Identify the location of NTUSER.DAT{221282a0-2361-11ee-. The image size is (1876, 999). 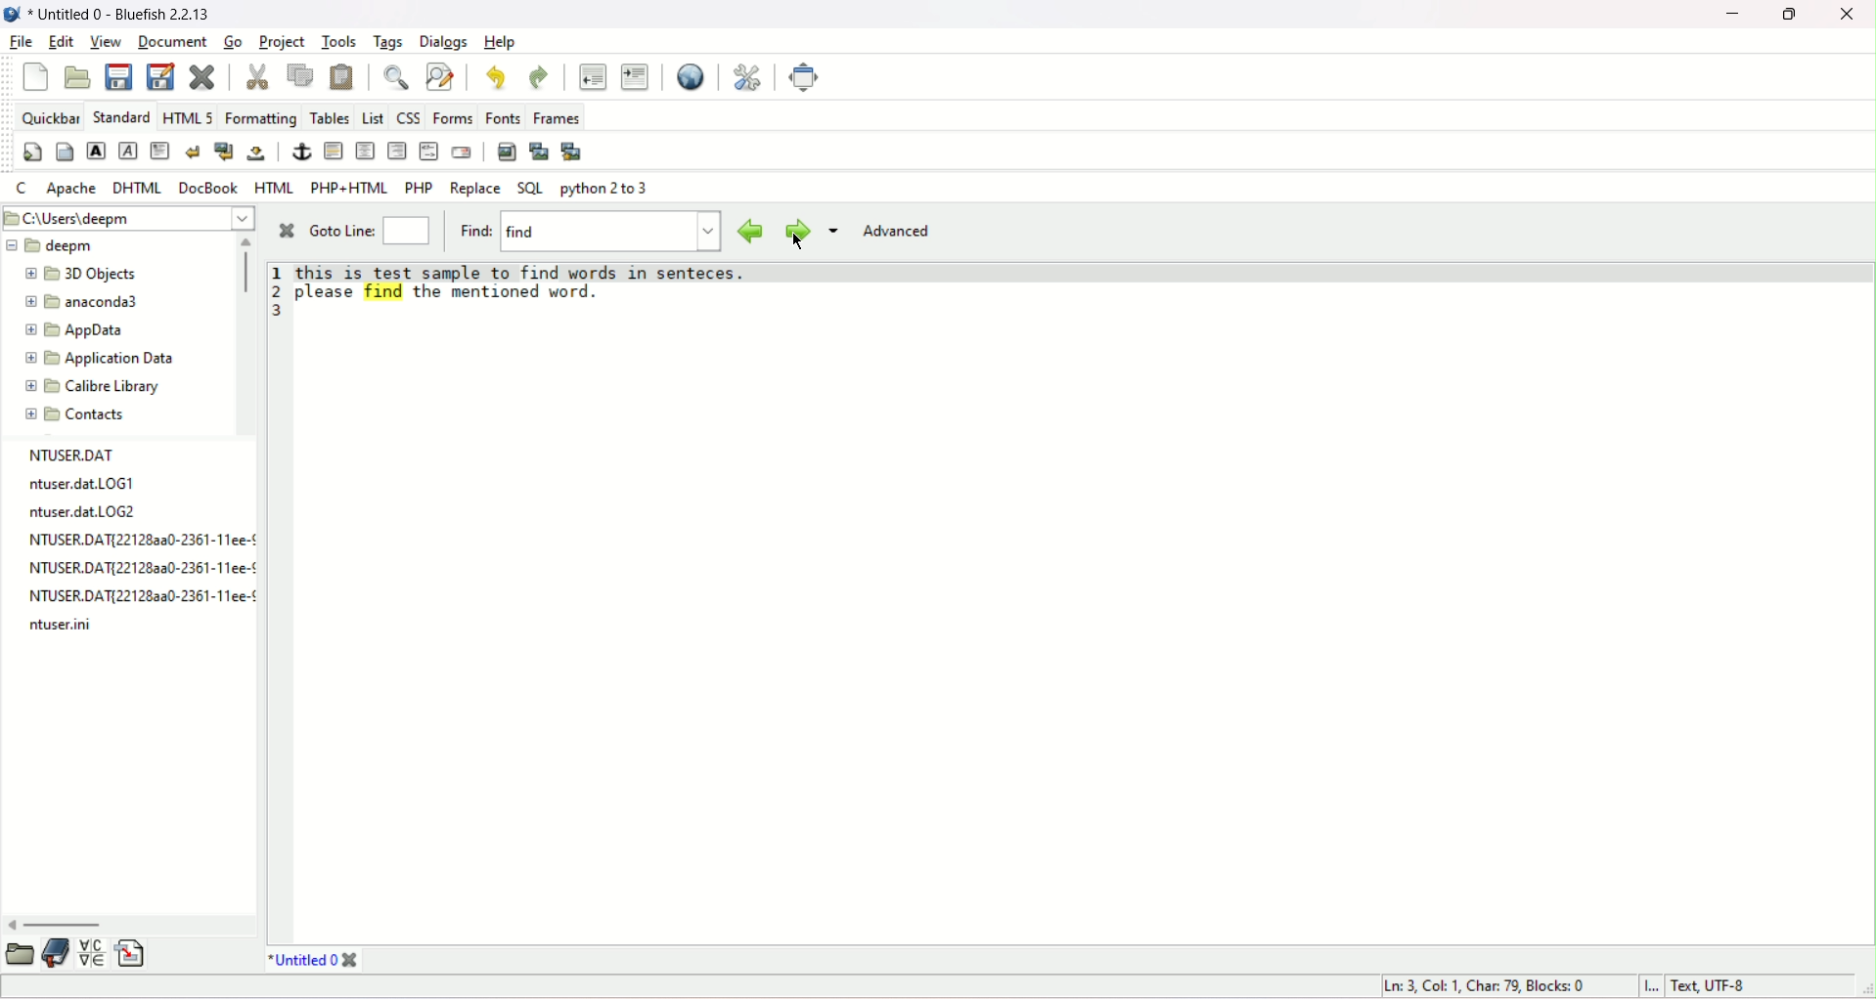
(135, 596).